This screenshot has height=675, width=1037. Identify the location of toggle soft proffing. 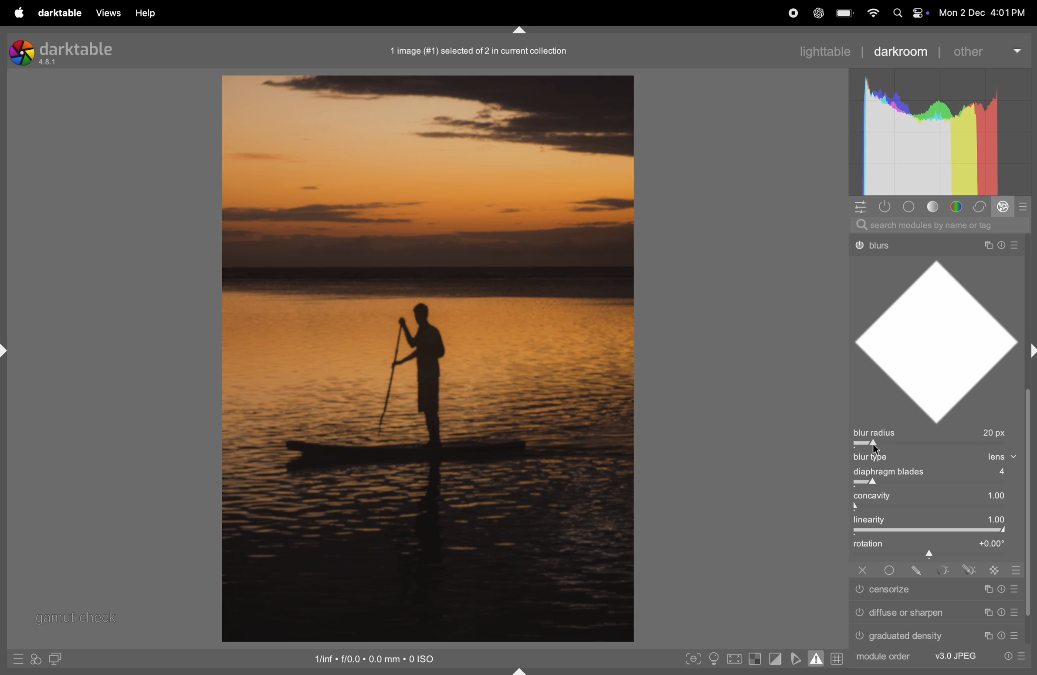
(795, 658).